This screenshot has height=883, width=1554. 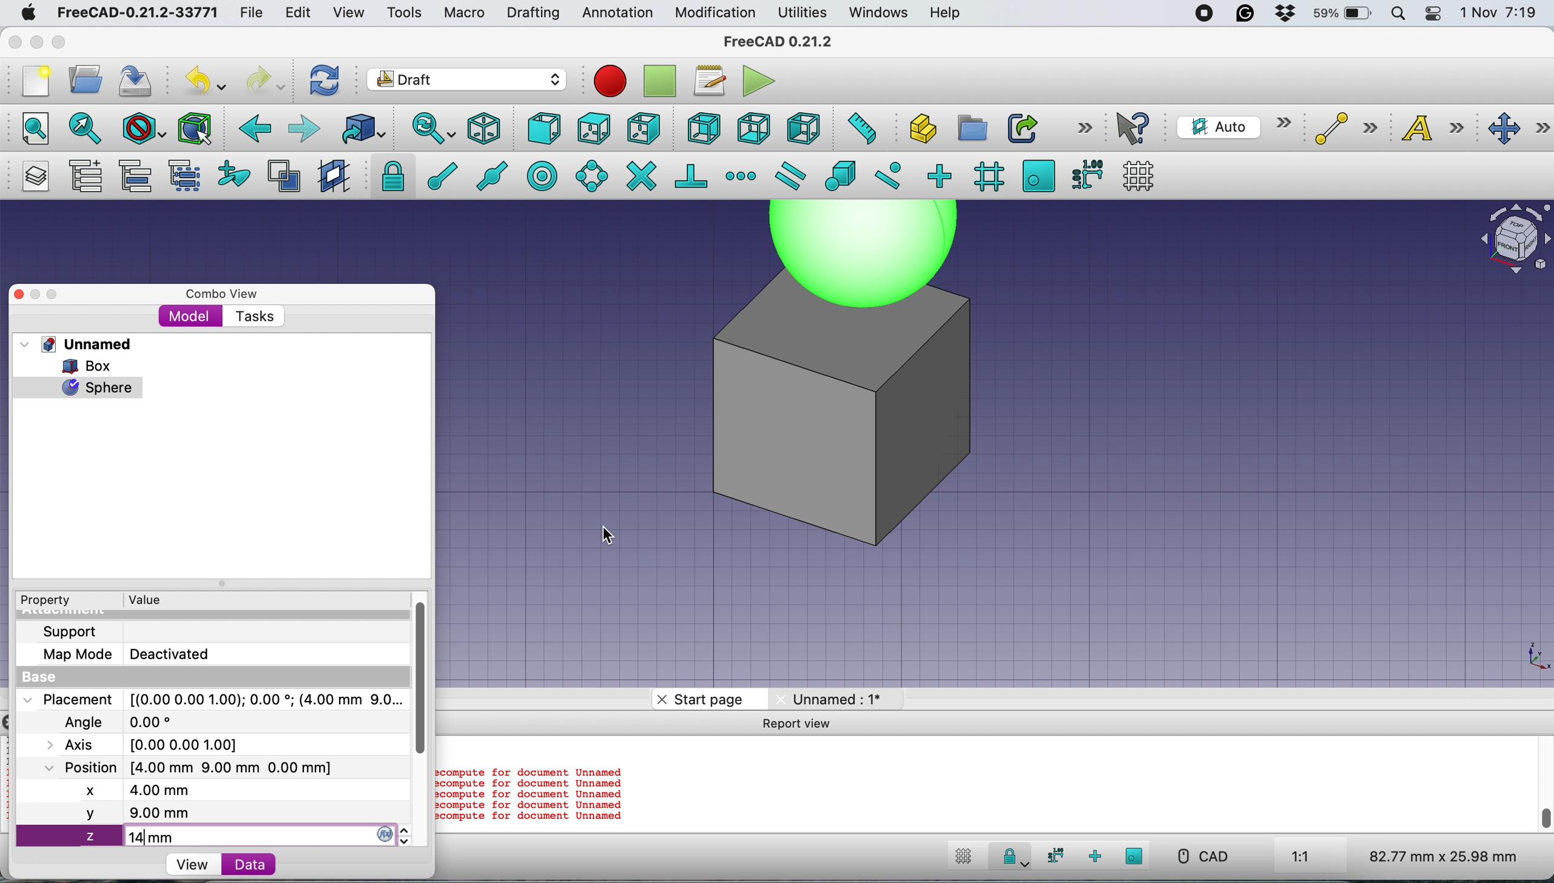 I want to click on cursor, so click(x=610, y=538).